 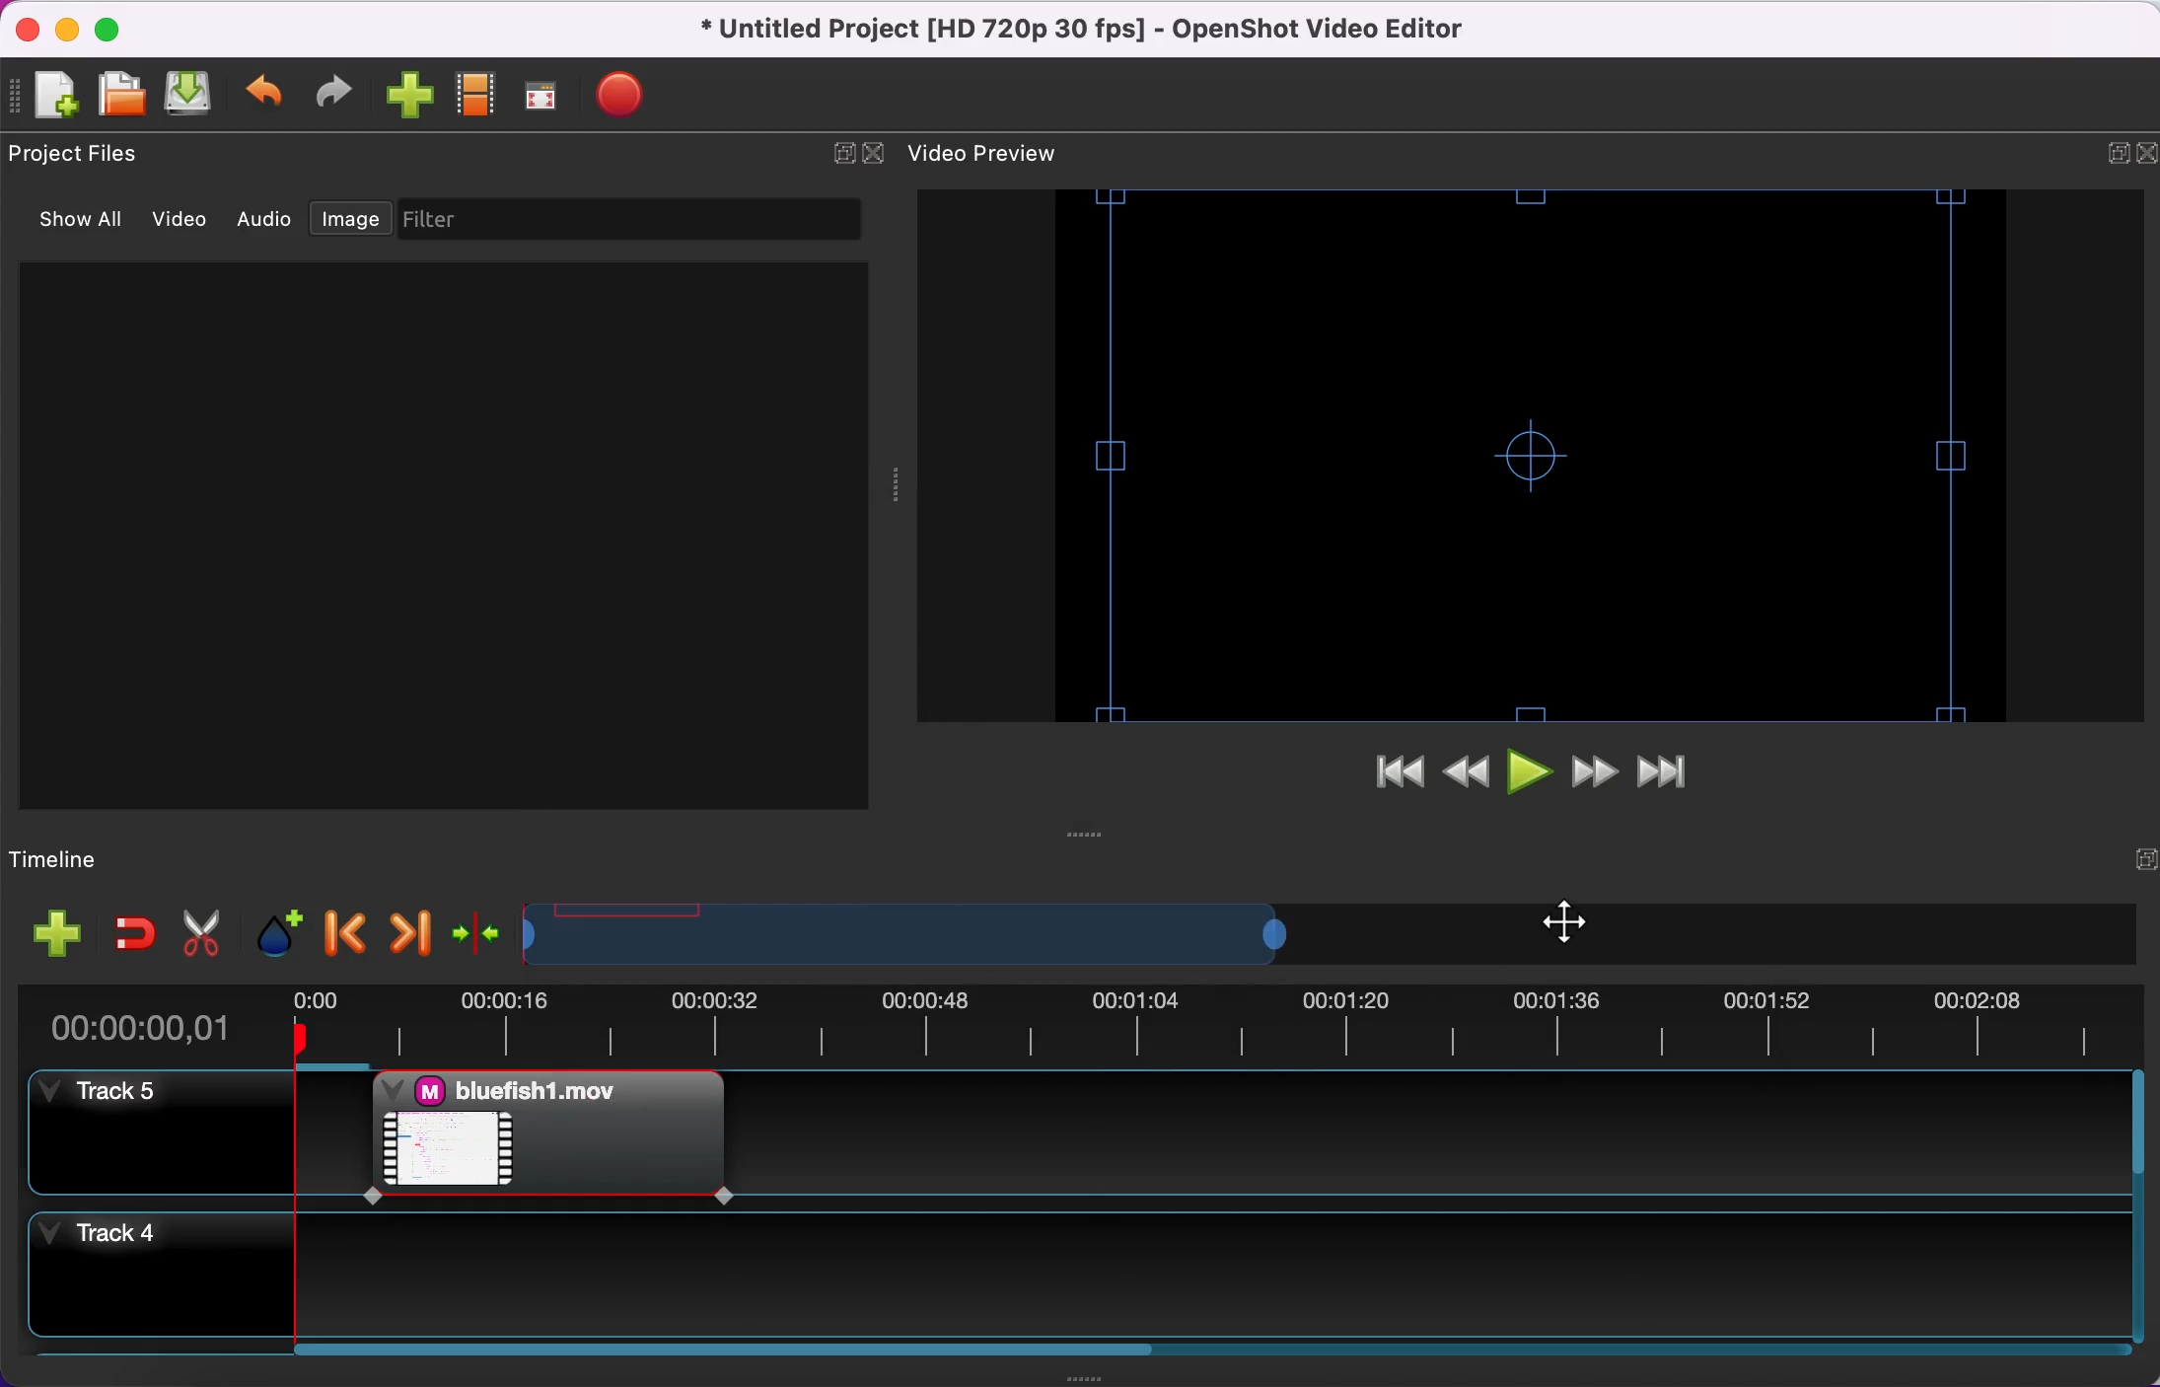 I want to click on choose profile, so click(x=479, y=95).